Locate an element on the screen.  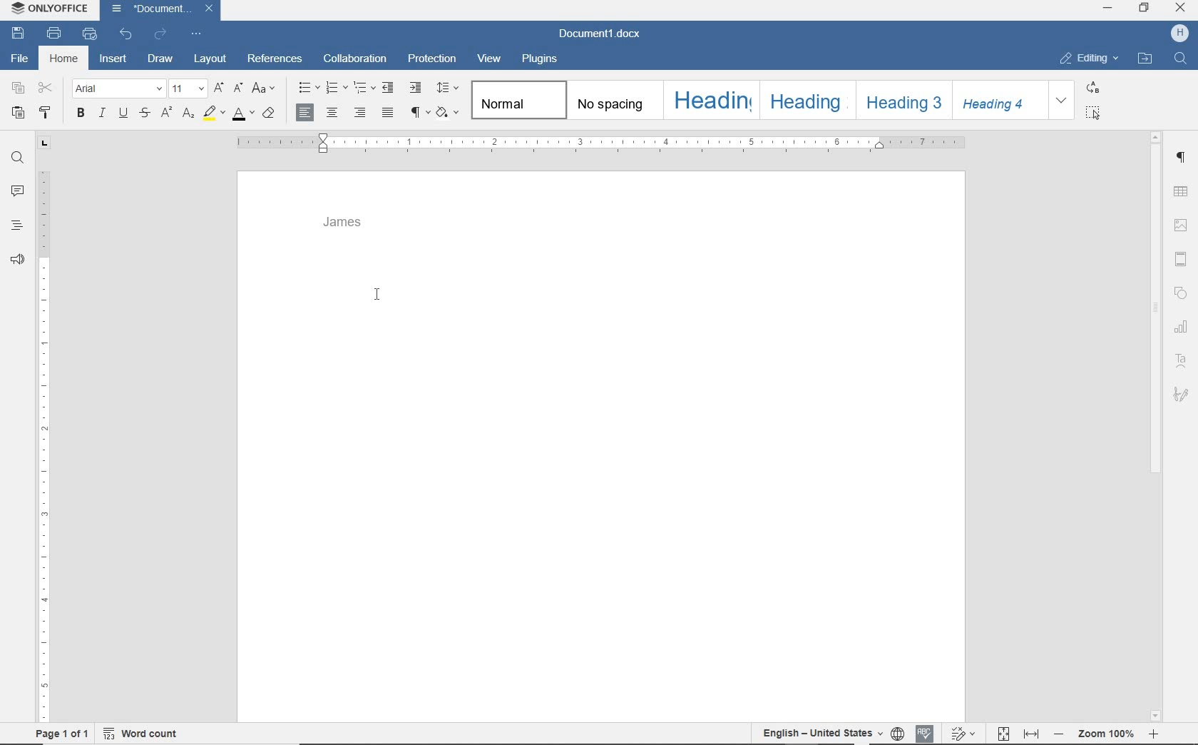
paste is located at coordinates (19, 113).